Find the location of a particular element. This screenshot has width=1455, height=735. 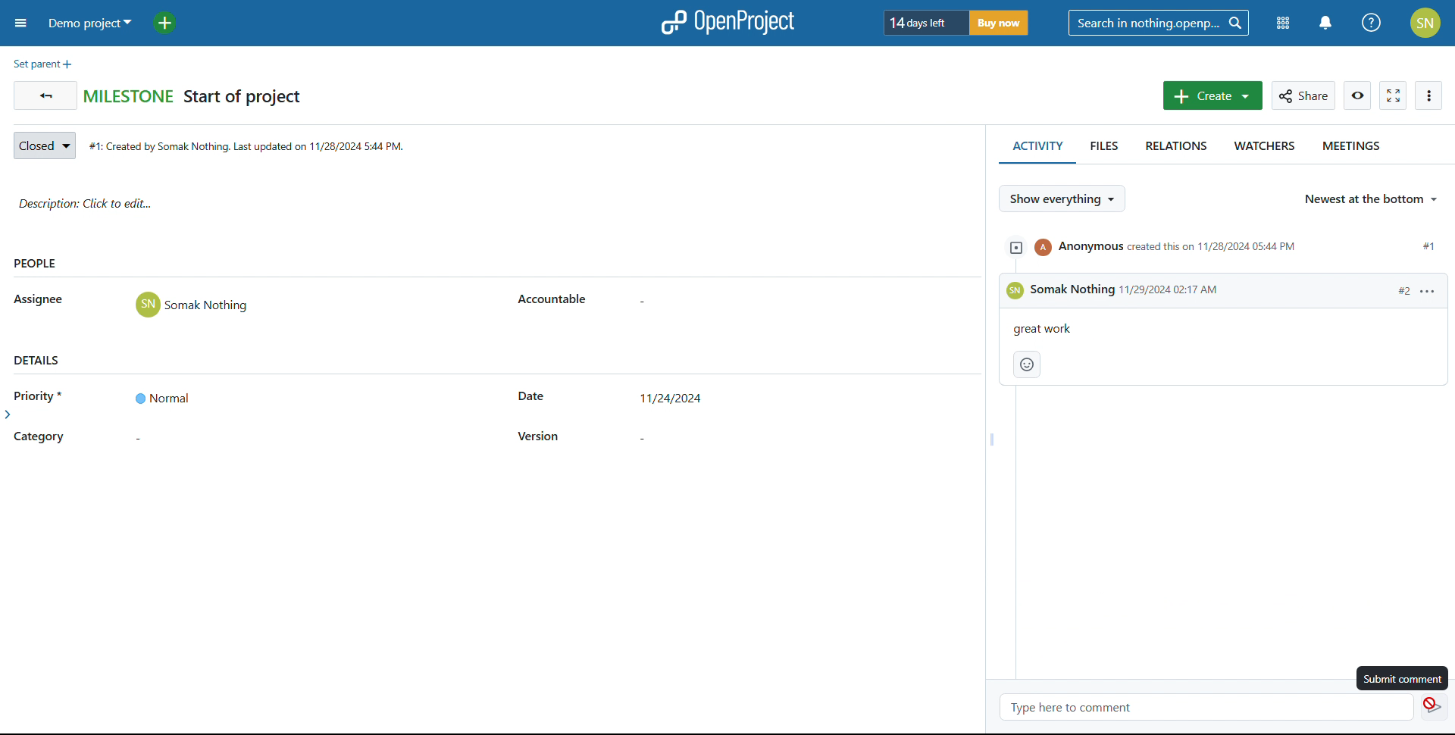

go back is located at coordinates (45, 95).